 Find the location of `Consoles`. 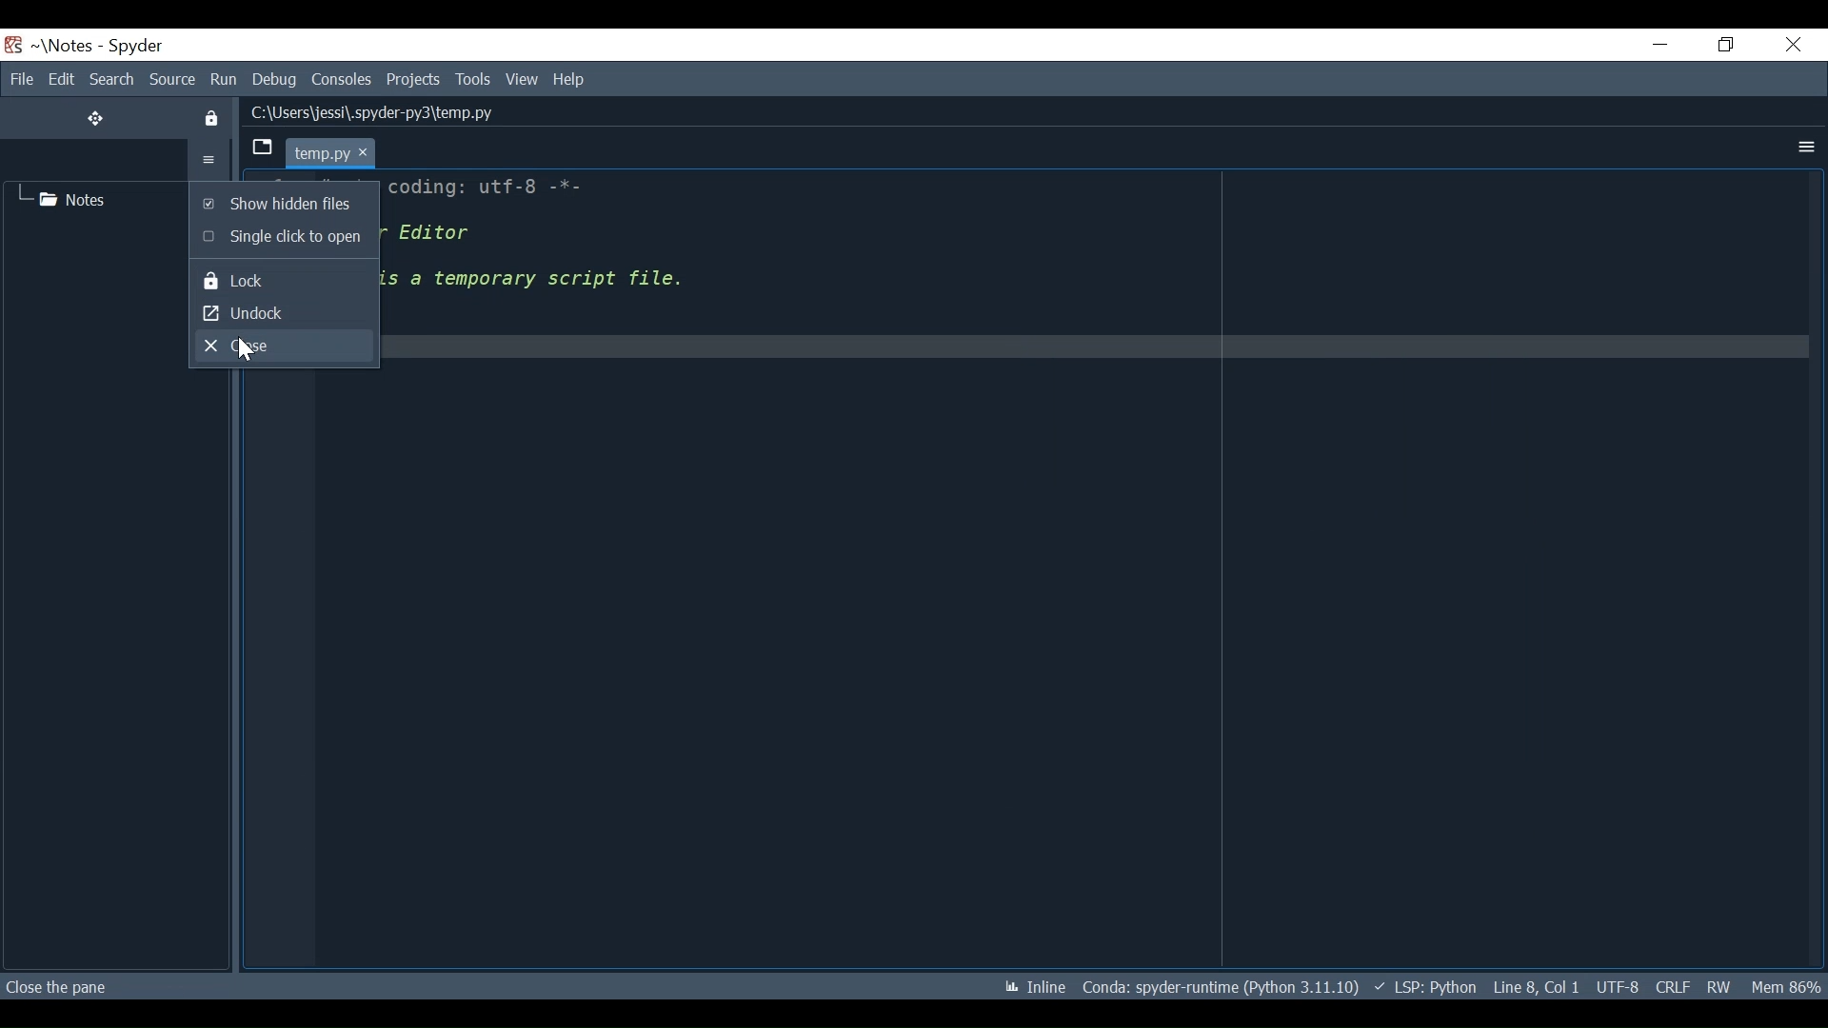

Consoles is located at coordinates (342, 80).